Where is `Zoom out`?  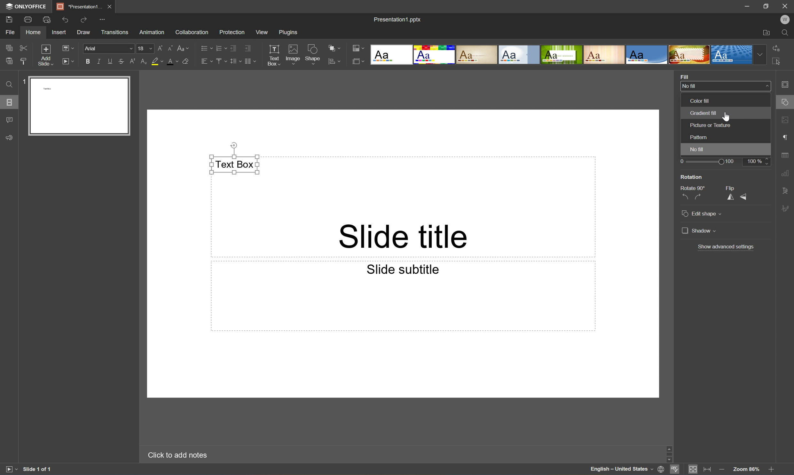
Zoom out is located at coordinates (722, 469).